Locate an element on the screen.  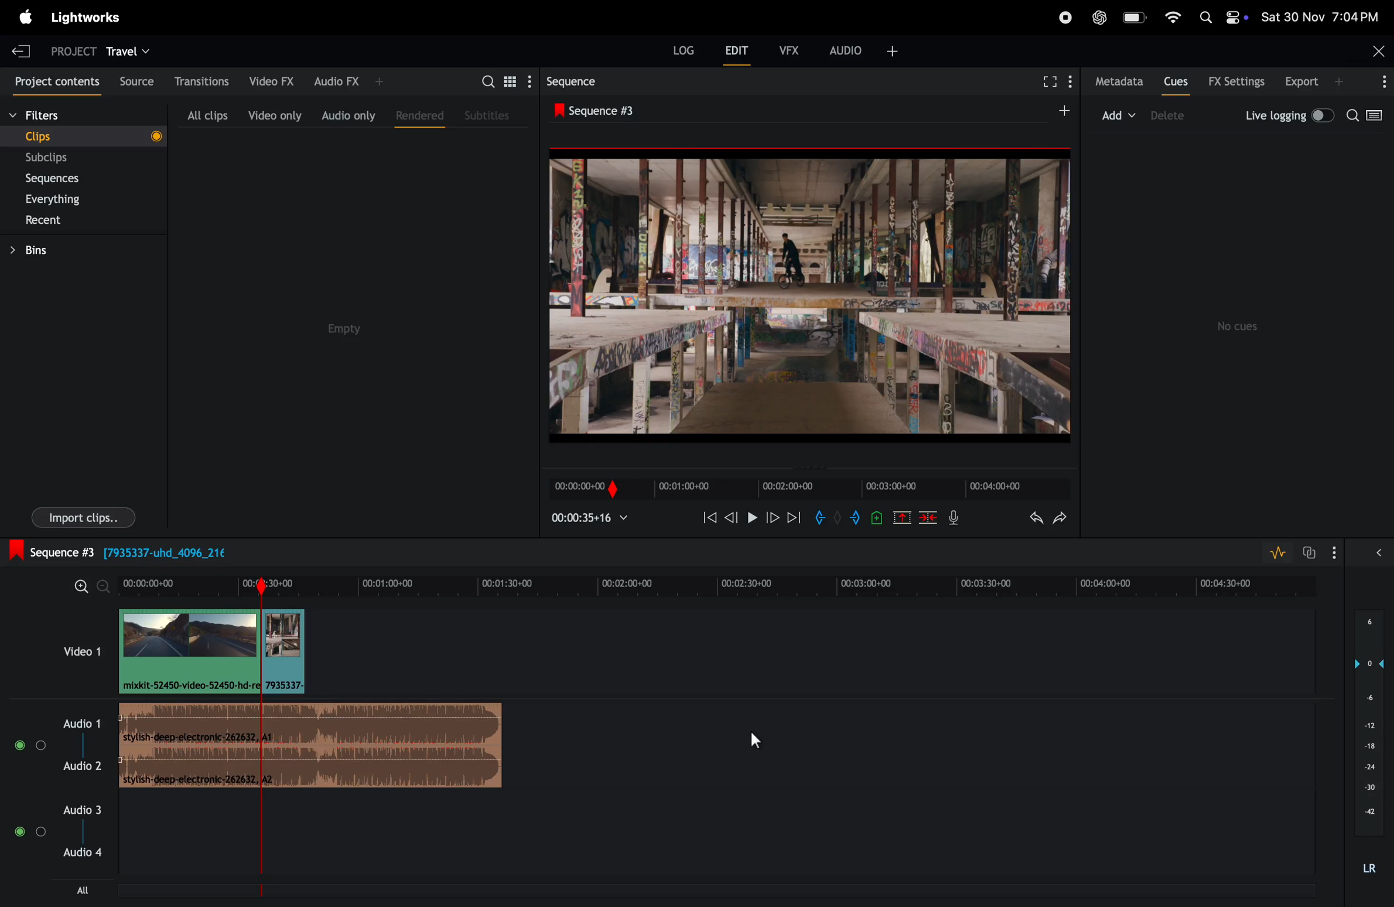
Empty is located at coordinates (344, 332).